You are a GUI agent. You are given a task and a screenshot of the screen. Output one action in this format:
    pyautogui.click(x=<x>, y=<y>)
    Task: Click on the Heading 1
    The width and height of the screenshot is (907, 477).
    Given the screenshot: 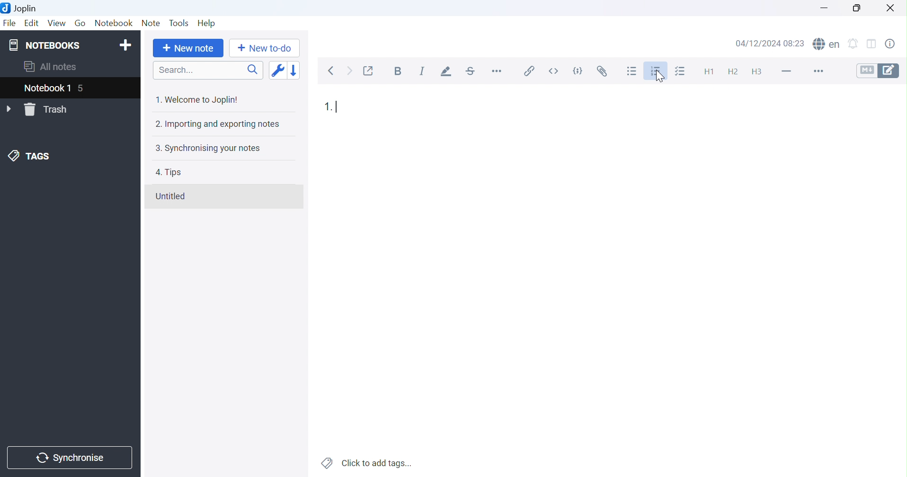 What is the action you would take?
    pyautogui.click(x=707, y=71)
    